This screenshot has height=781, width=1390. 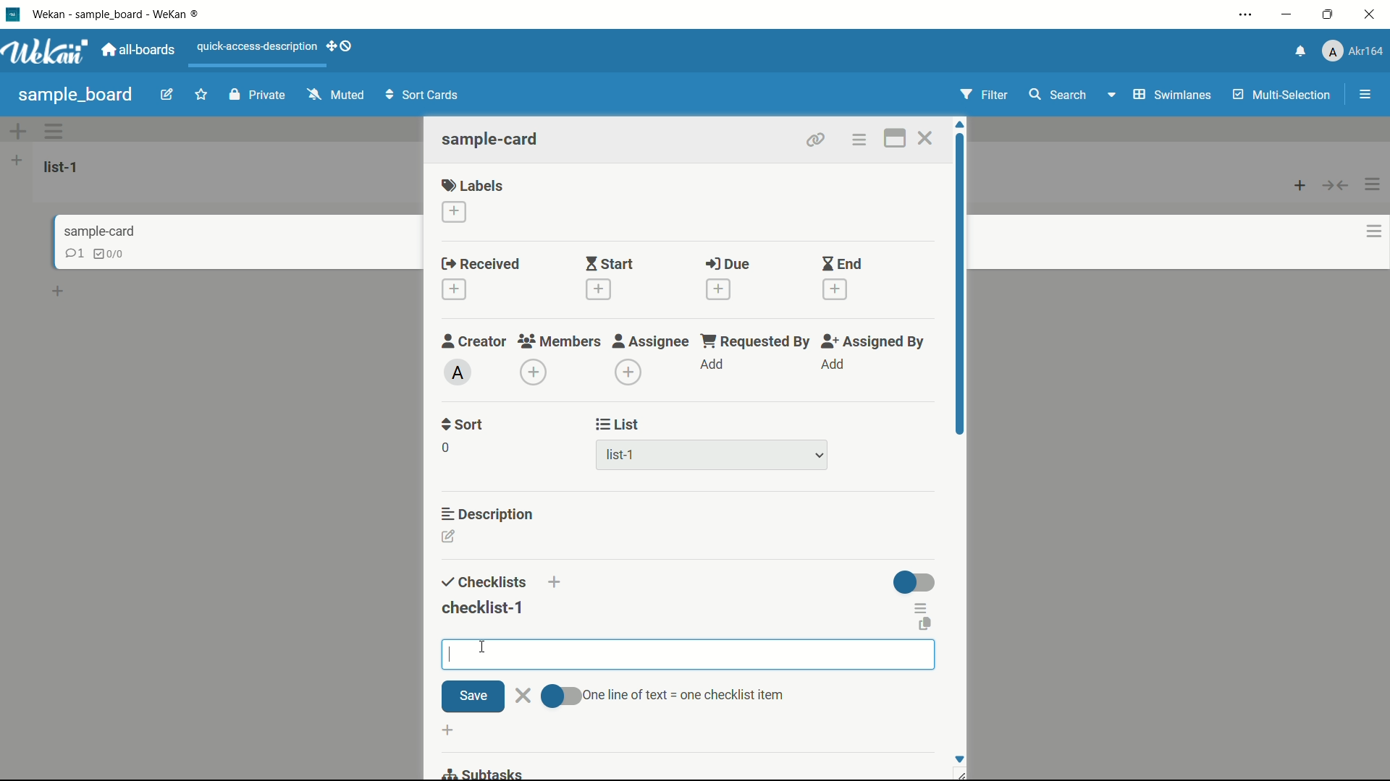 What do you see at coordinates (523, 696) in the screenshot?
I see `close` at bounding box center [523, 696].